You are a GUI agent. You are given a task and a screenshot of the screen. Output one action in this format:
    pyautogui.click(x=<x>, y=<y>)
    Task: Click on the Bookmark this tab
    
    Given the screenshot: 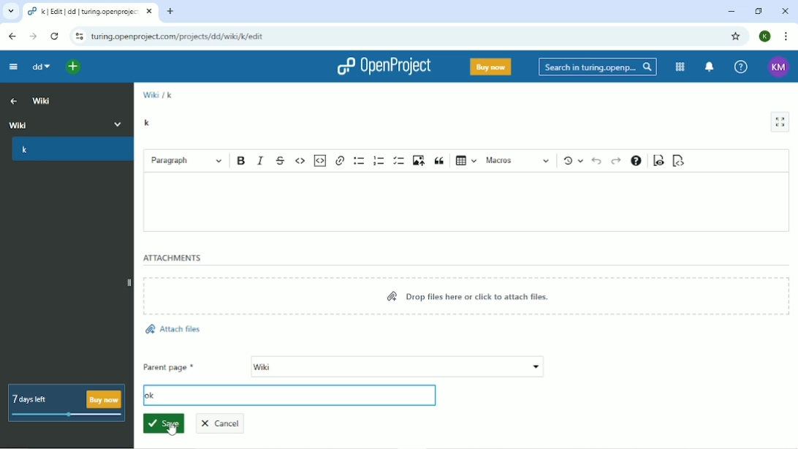 What is the action you would take?
    pyautogui.click(x=737, y=37)
    